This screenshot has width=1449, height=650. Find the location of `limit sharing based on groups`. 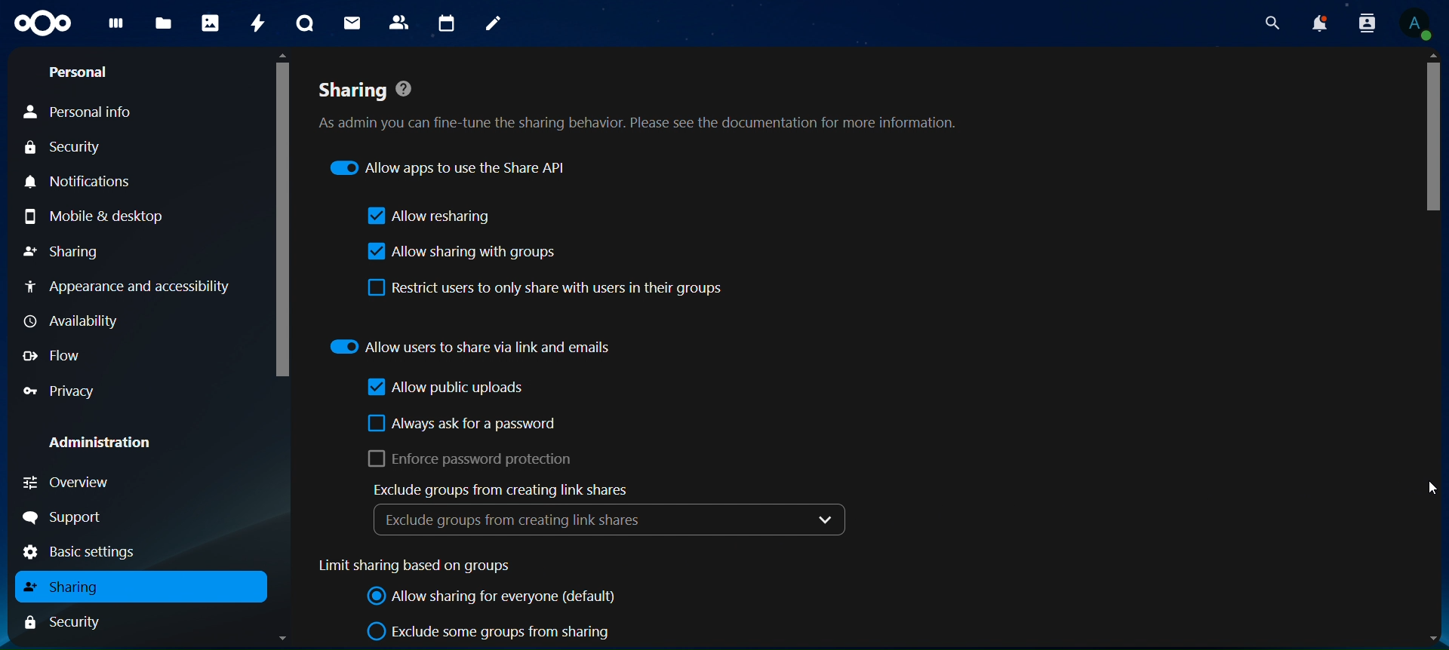

limit sharing based on groups is located at coordinates (417, 564).